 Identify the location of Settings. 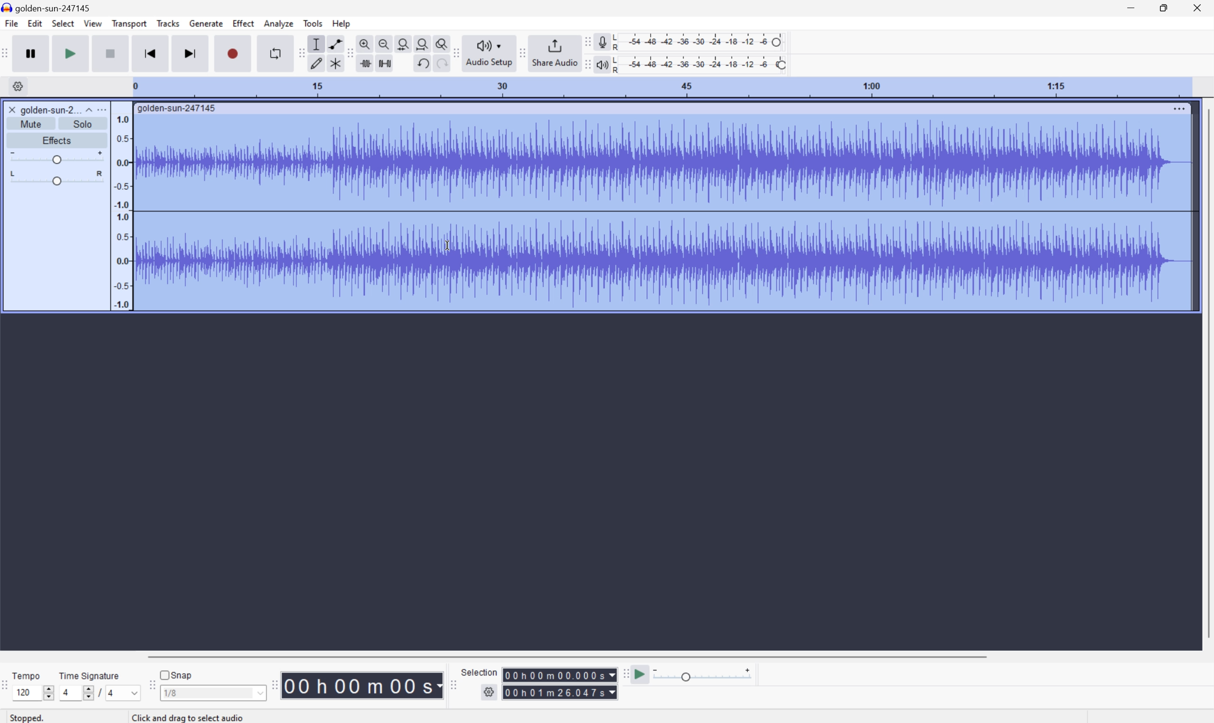
(490, 694).